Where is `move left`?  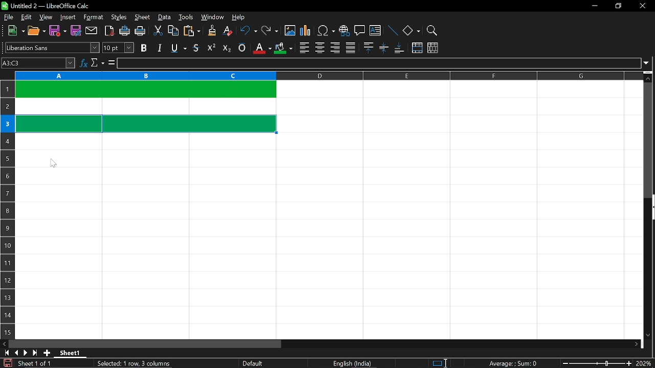 move left is located at coordinates (4, 344).